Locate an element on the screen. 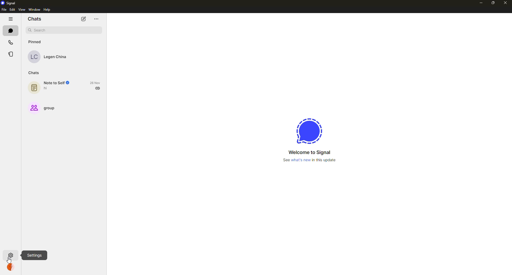 The height and width of the screenshot is (275, 512). help is located at coordinates (47, 10).